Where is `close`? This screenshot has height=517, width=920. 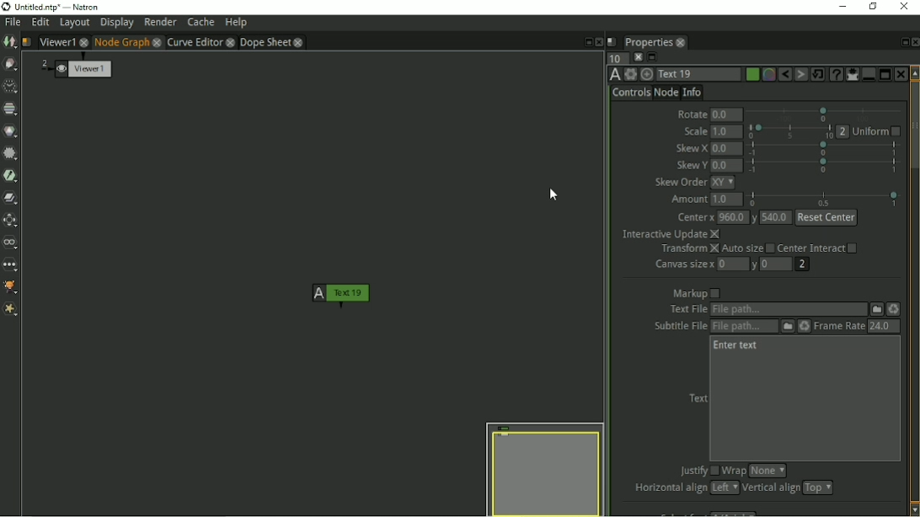 close is located at coordinates (158, 43).